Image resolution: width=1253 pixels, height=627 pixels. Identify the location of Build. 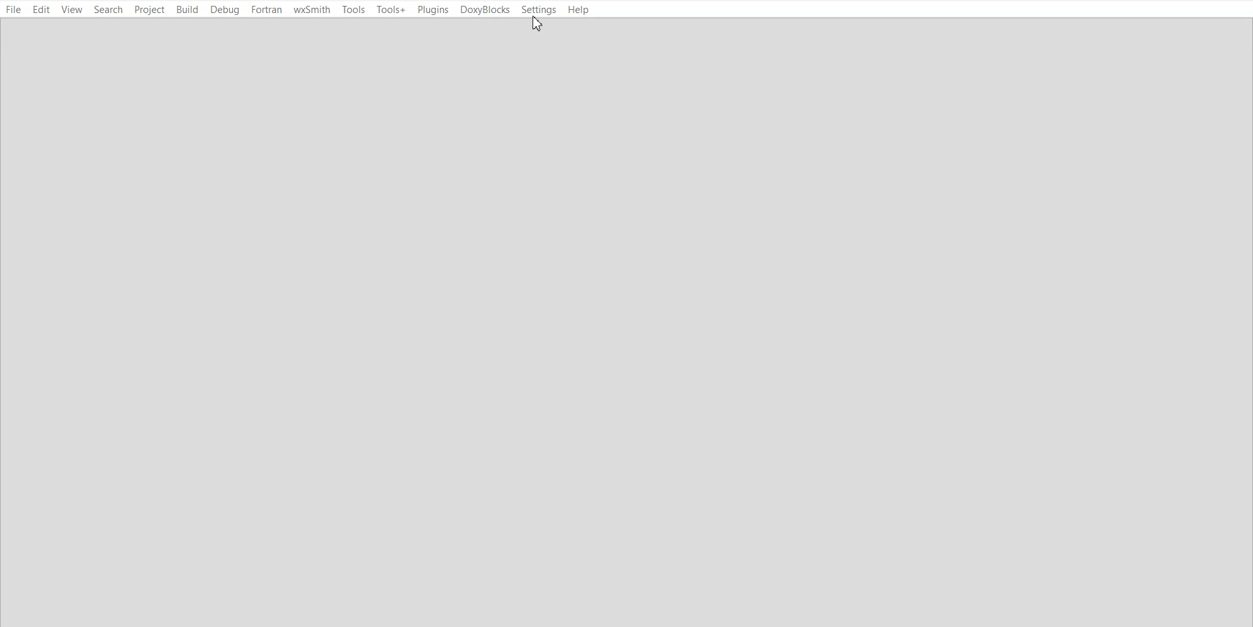
(186, 10).